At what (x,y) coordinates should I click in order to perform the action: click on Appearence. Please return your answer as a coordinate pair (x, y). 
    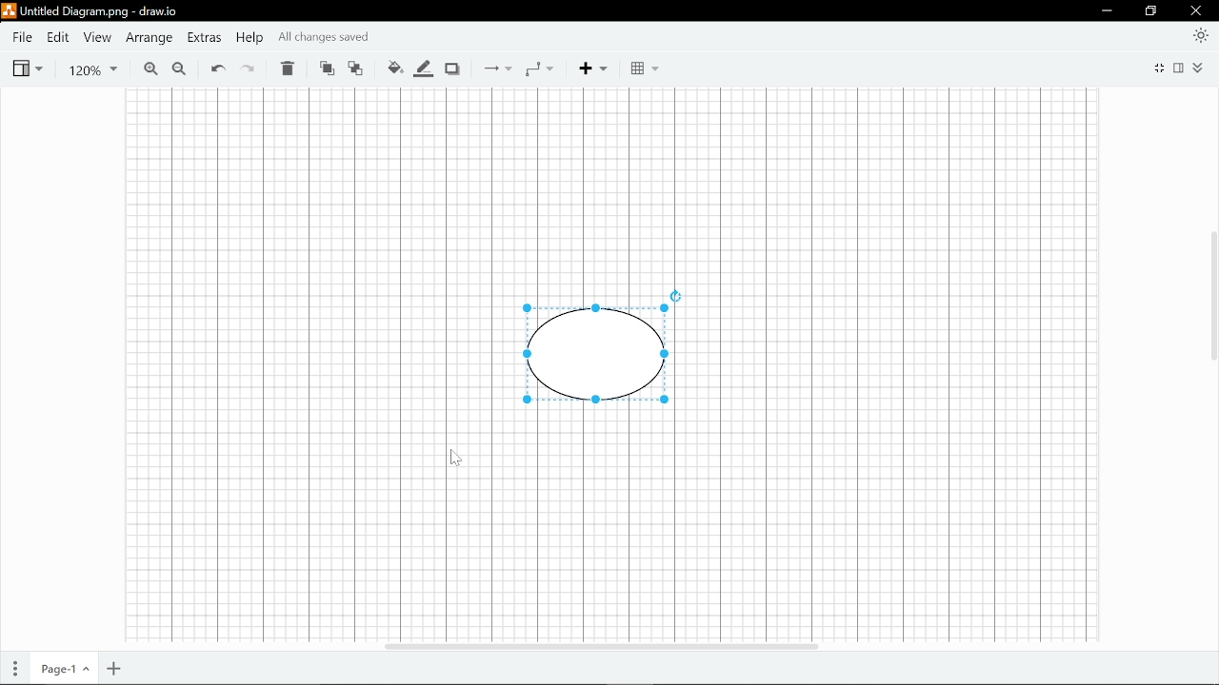
    Looking at the image, I should click on (1201, 36).